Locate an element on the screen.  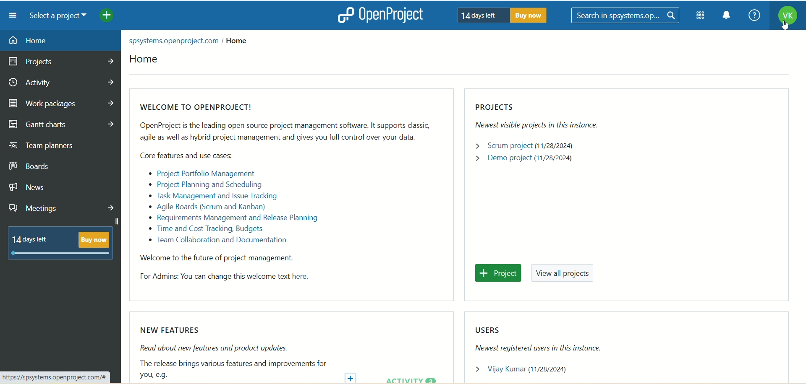
demo project is located at coordinates (526, 159).